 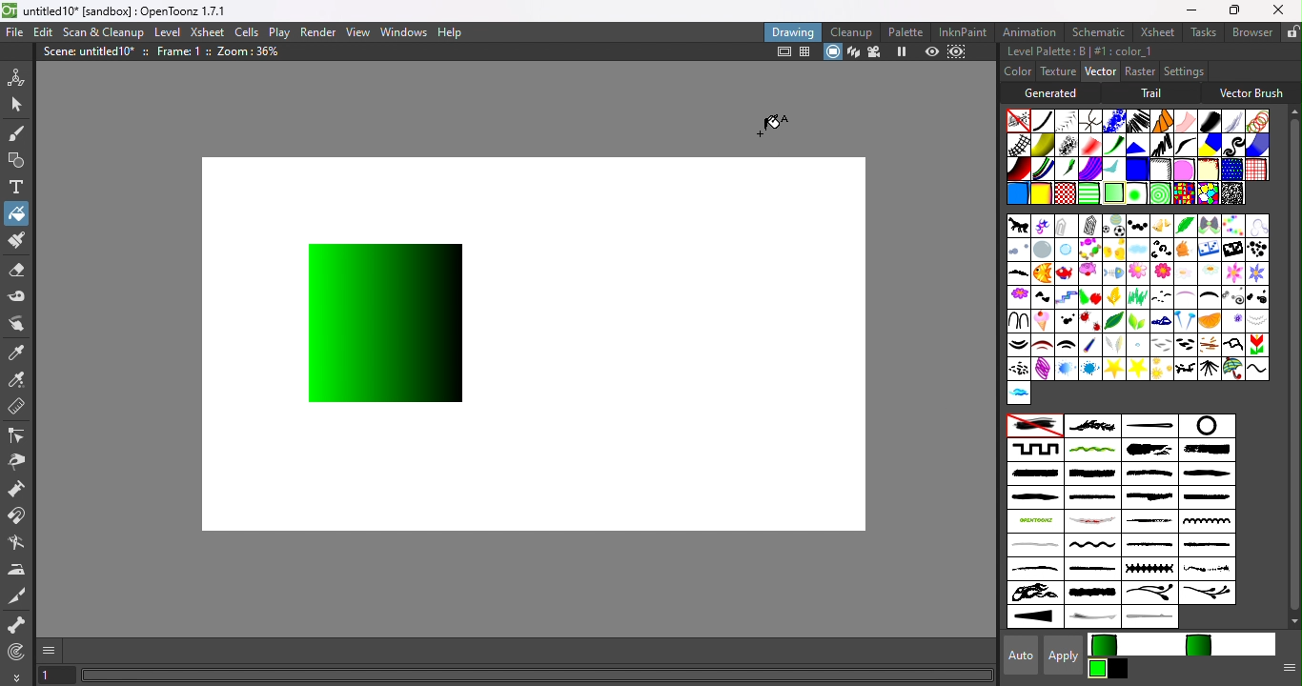 What do you see at coordinates (1044, 320) in the screenshot?
I see `icecream` at bounding box center [1044, 320].